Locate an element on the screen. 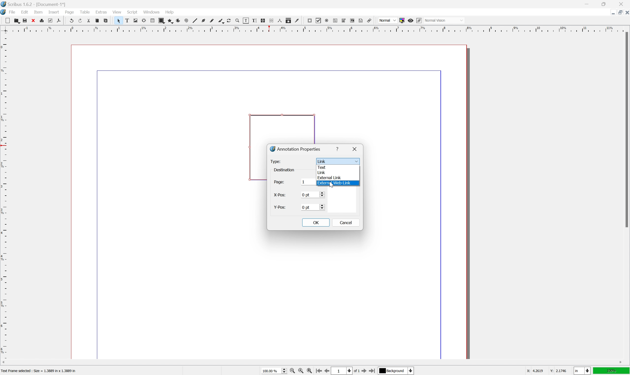 The height and width of the screenshot is (375, 630). link text frames is located at coordinates (263, 20).